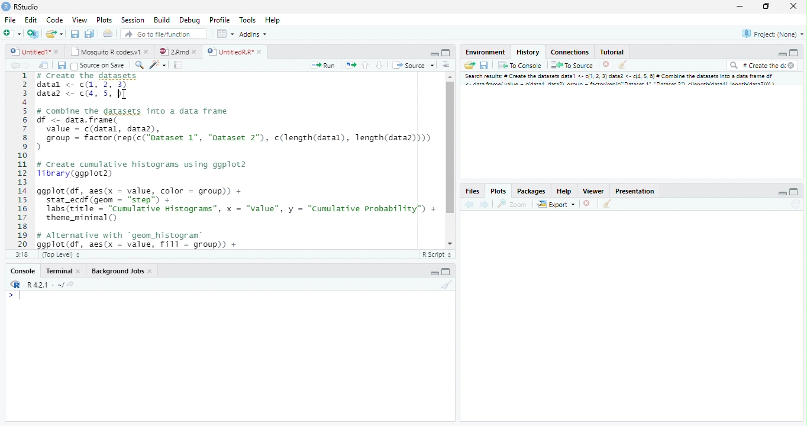 This screenshot has height=426, width=807. I want to click on Code, so click(54, 21).